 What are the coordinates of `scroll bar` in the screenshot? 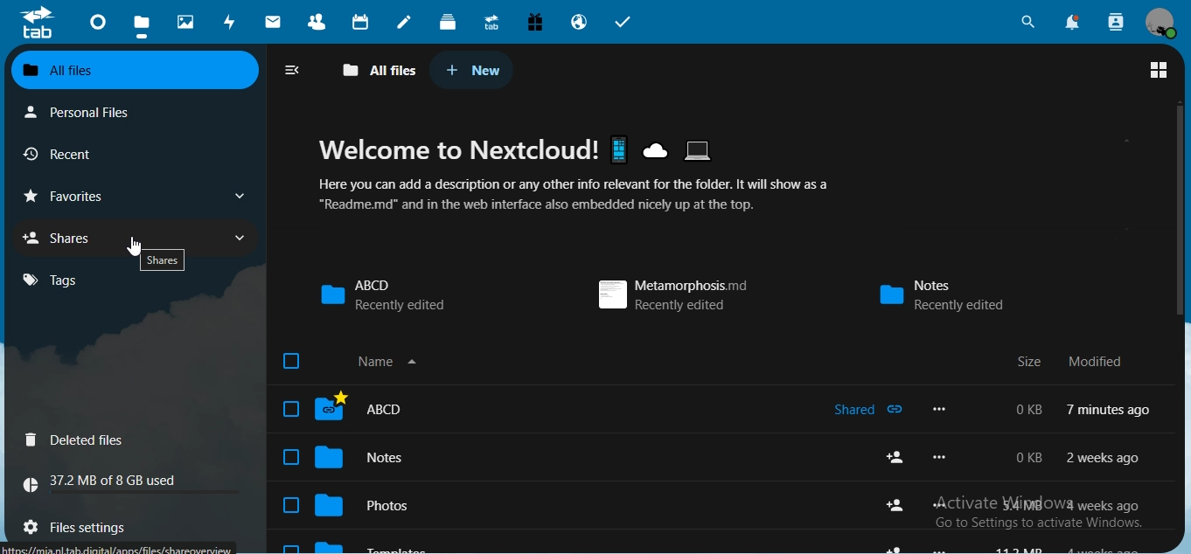 It's located at (1180, 210).